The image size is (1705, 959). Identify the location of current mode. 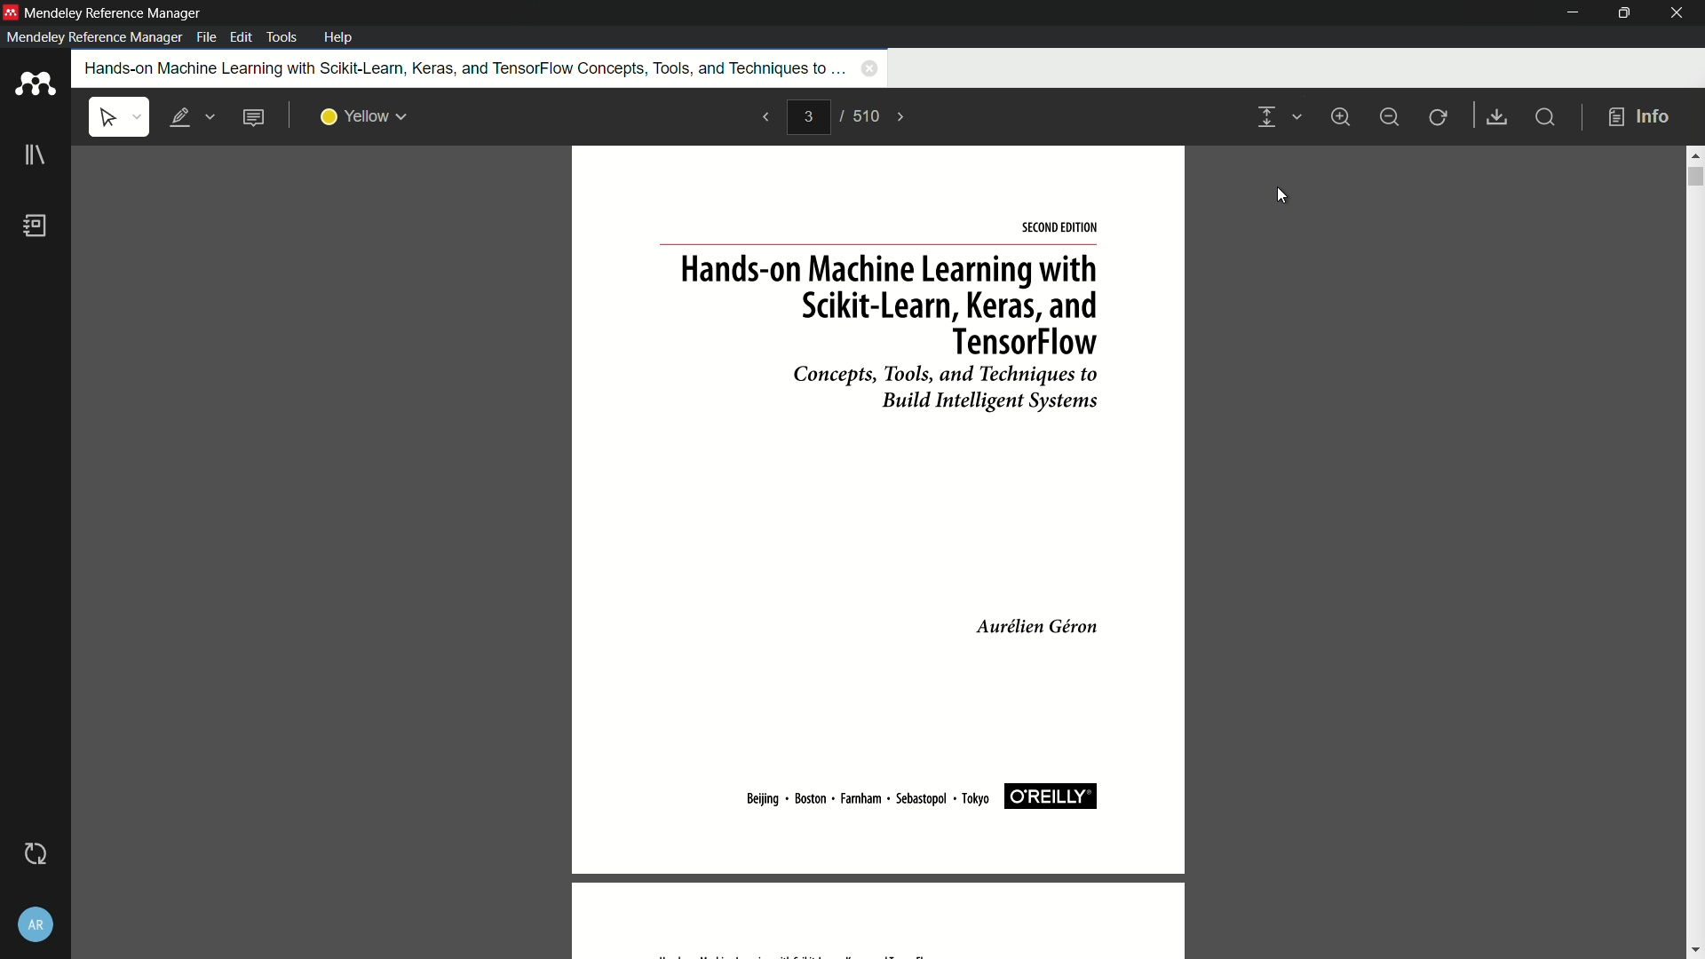
(1265, 118).